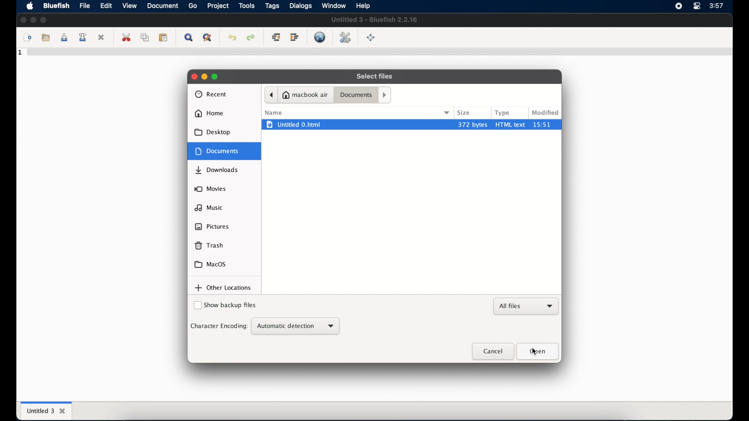 The image size is (749, 421). What do you see at coordinates (207, 38) in the screenshot?
I see `advanced find and replace` at bounding box center [207, 38].